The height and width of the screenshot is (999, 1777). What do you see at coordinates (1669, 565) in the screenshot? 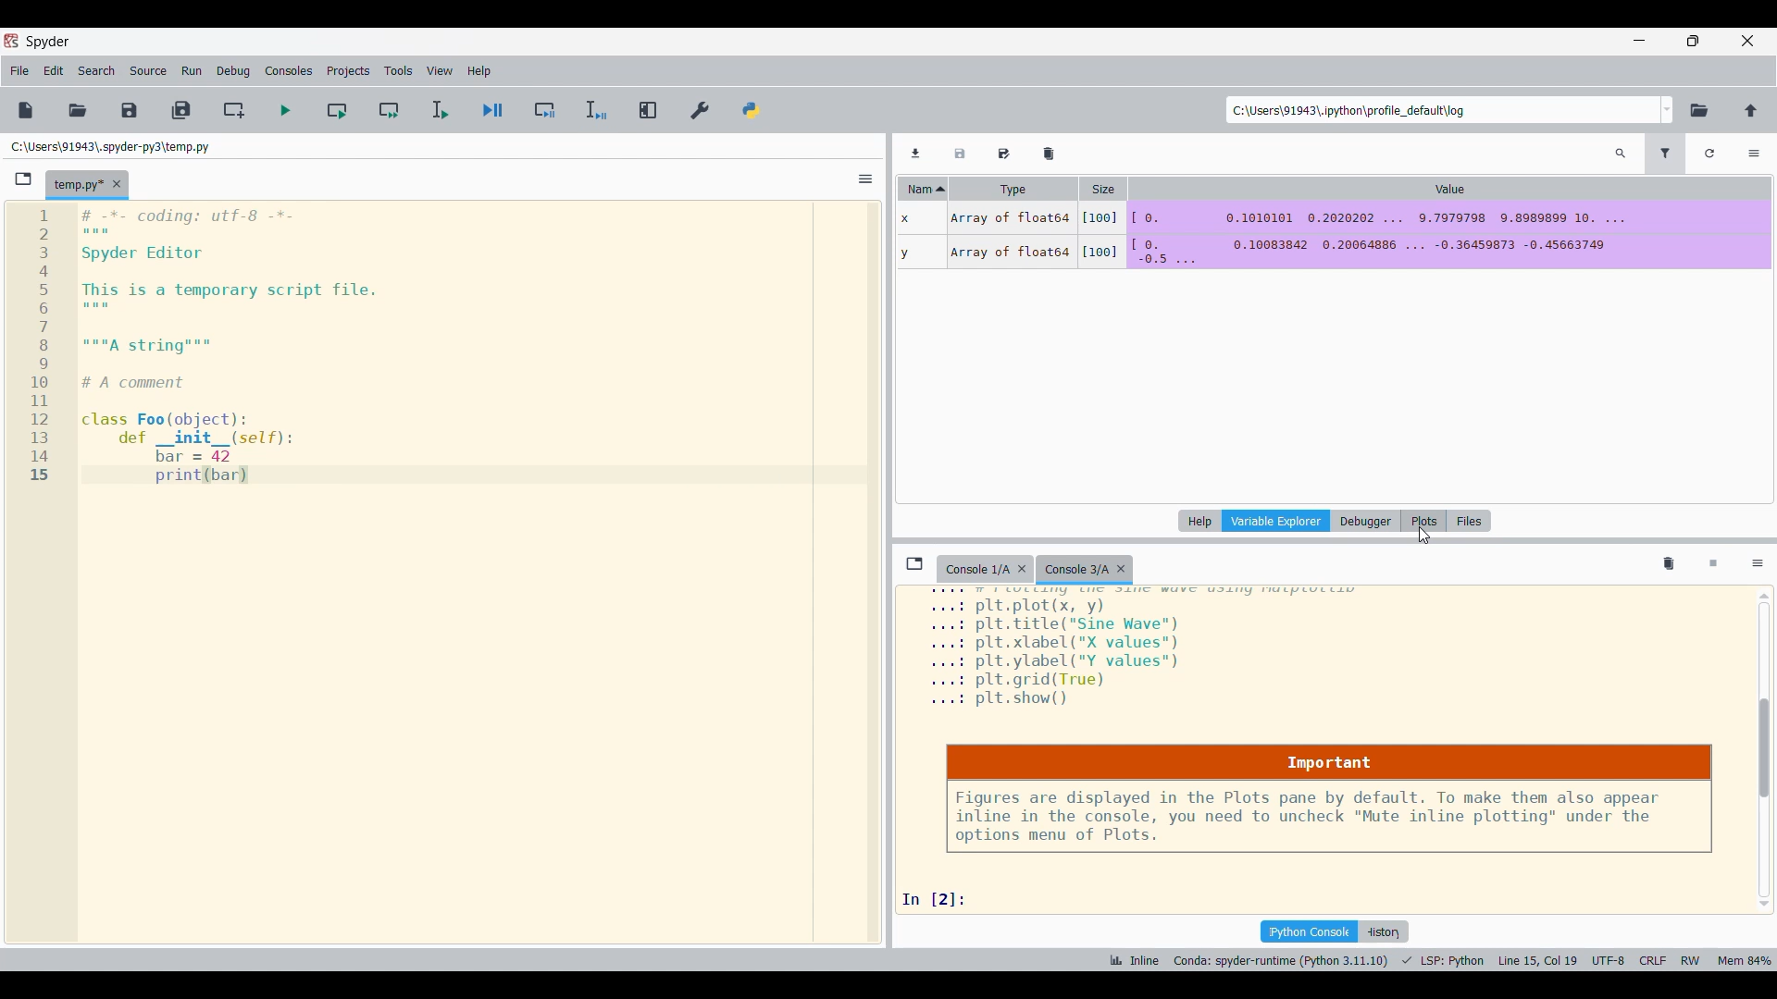
I see `Remove all variables from namespace` at bounding box center [1669, 565].